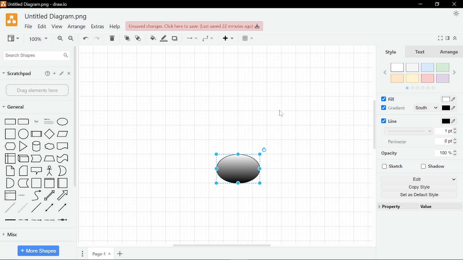  What do you see at coordinates (82, 253) in the screenshot?
I see `Pages` at bounding box center [82, 253].